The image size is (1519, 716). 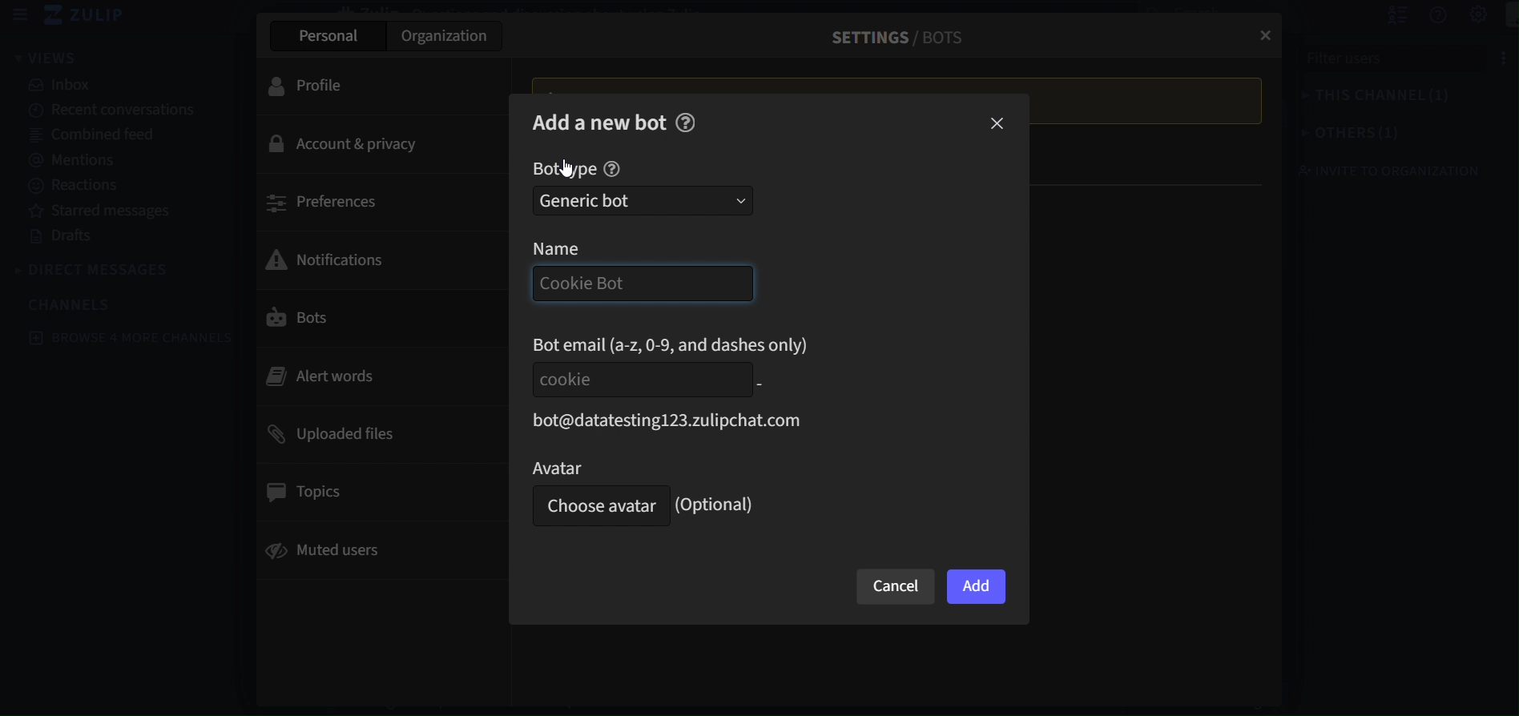 What do you see at coordinates (568, 168) in the screenshot?
I see `Cursor` at bounding box center [568, 168].